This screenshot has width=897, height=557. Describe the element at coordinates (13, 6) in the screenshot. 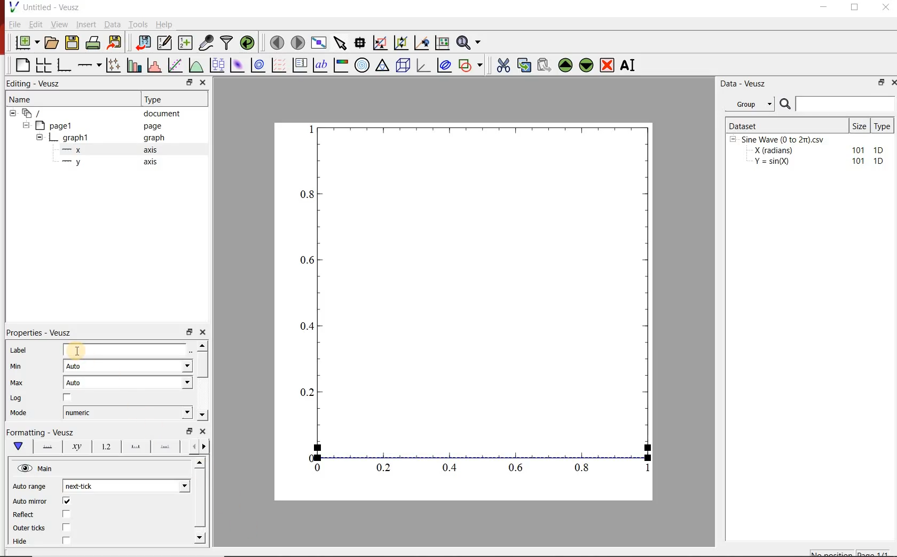

I see `Logo` at that location.